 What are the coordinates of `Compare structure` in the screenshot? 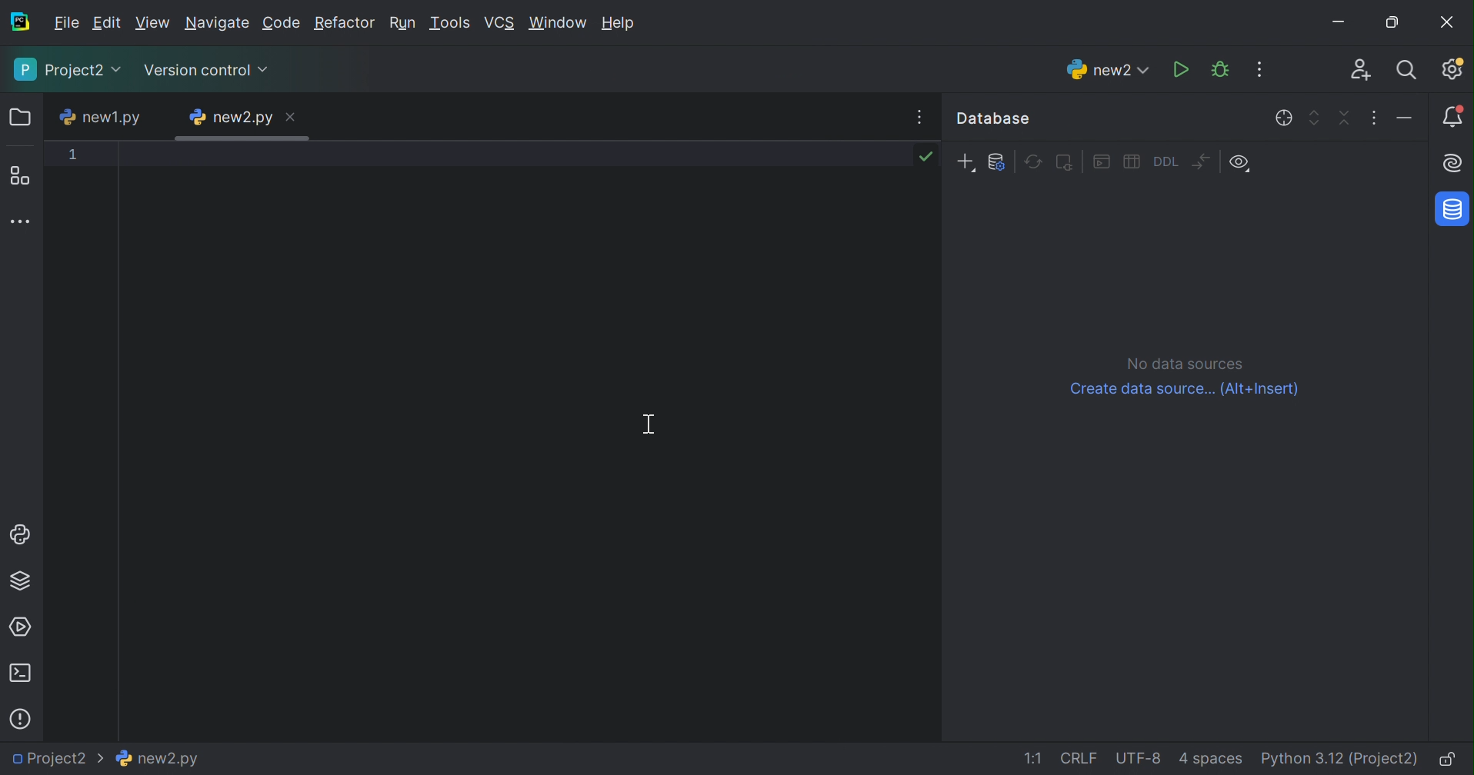 It's located at (1200, 161).